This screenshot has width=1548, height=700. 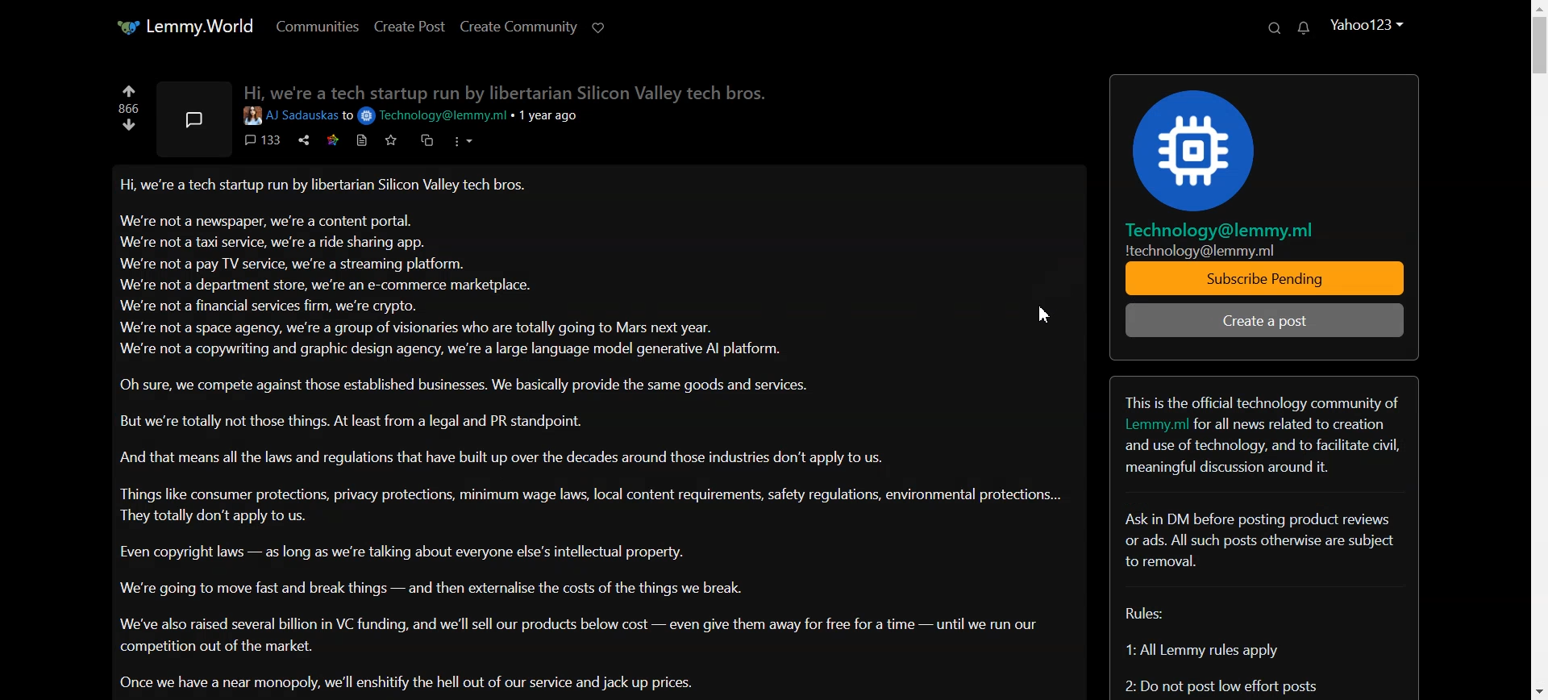 I want to click on Notification, so click(x=1305, y=27).